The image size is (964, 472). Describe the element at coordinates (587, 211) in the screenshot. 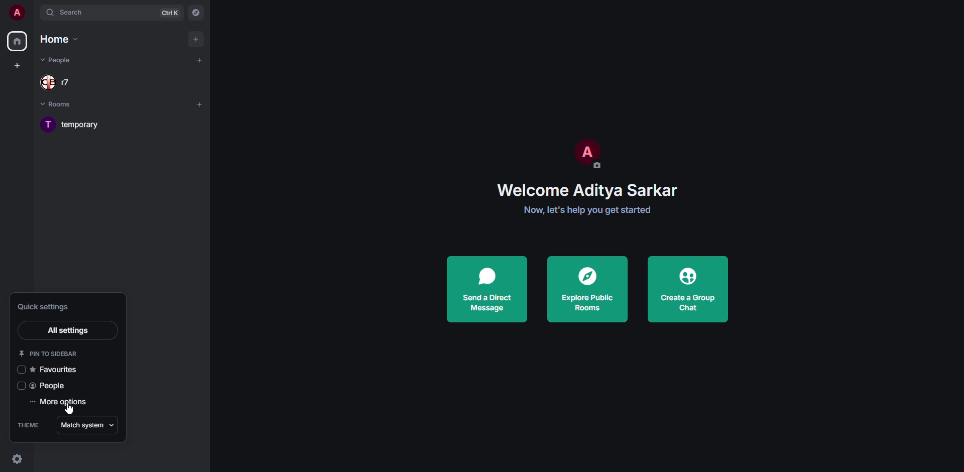

I see `get started` at that location.